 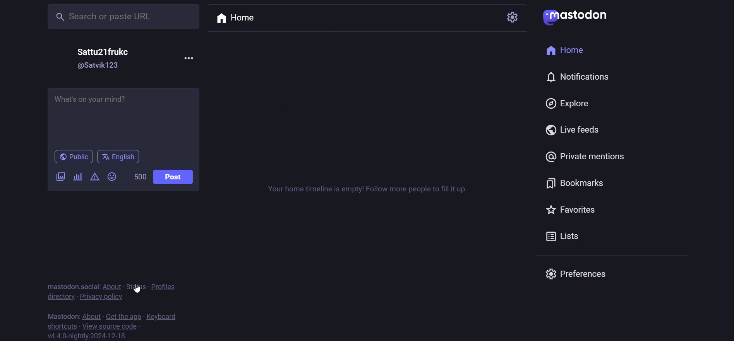 I want to click on emoji, so click(x=112, y=176).